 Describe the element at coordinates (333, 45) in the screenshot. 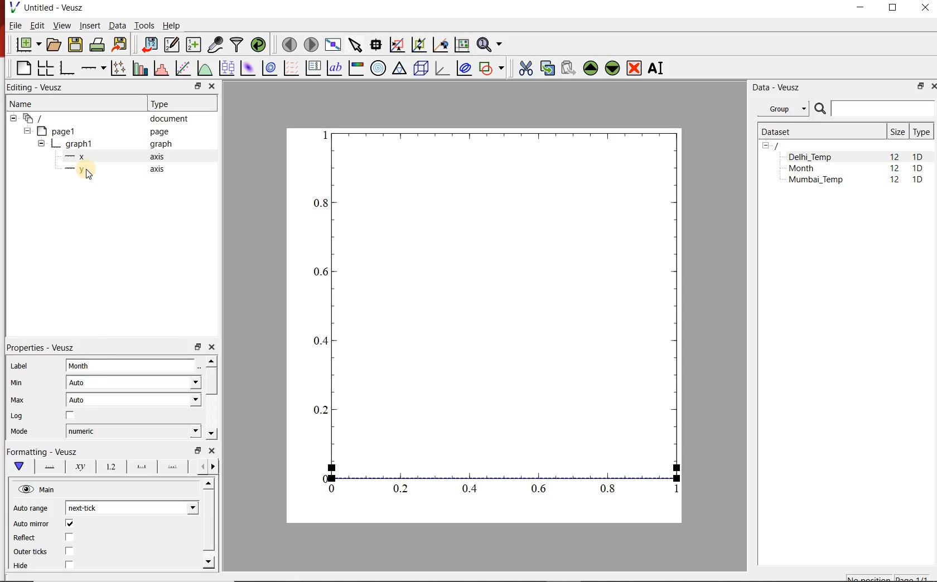

I see `view plot full screen` at that location.